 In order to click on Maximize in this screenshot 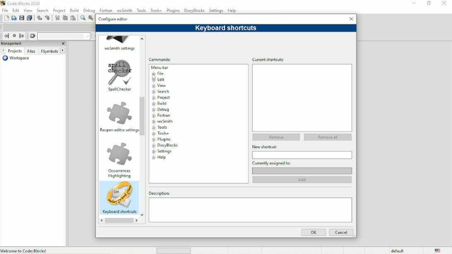, I will do `click(428, 3)`.